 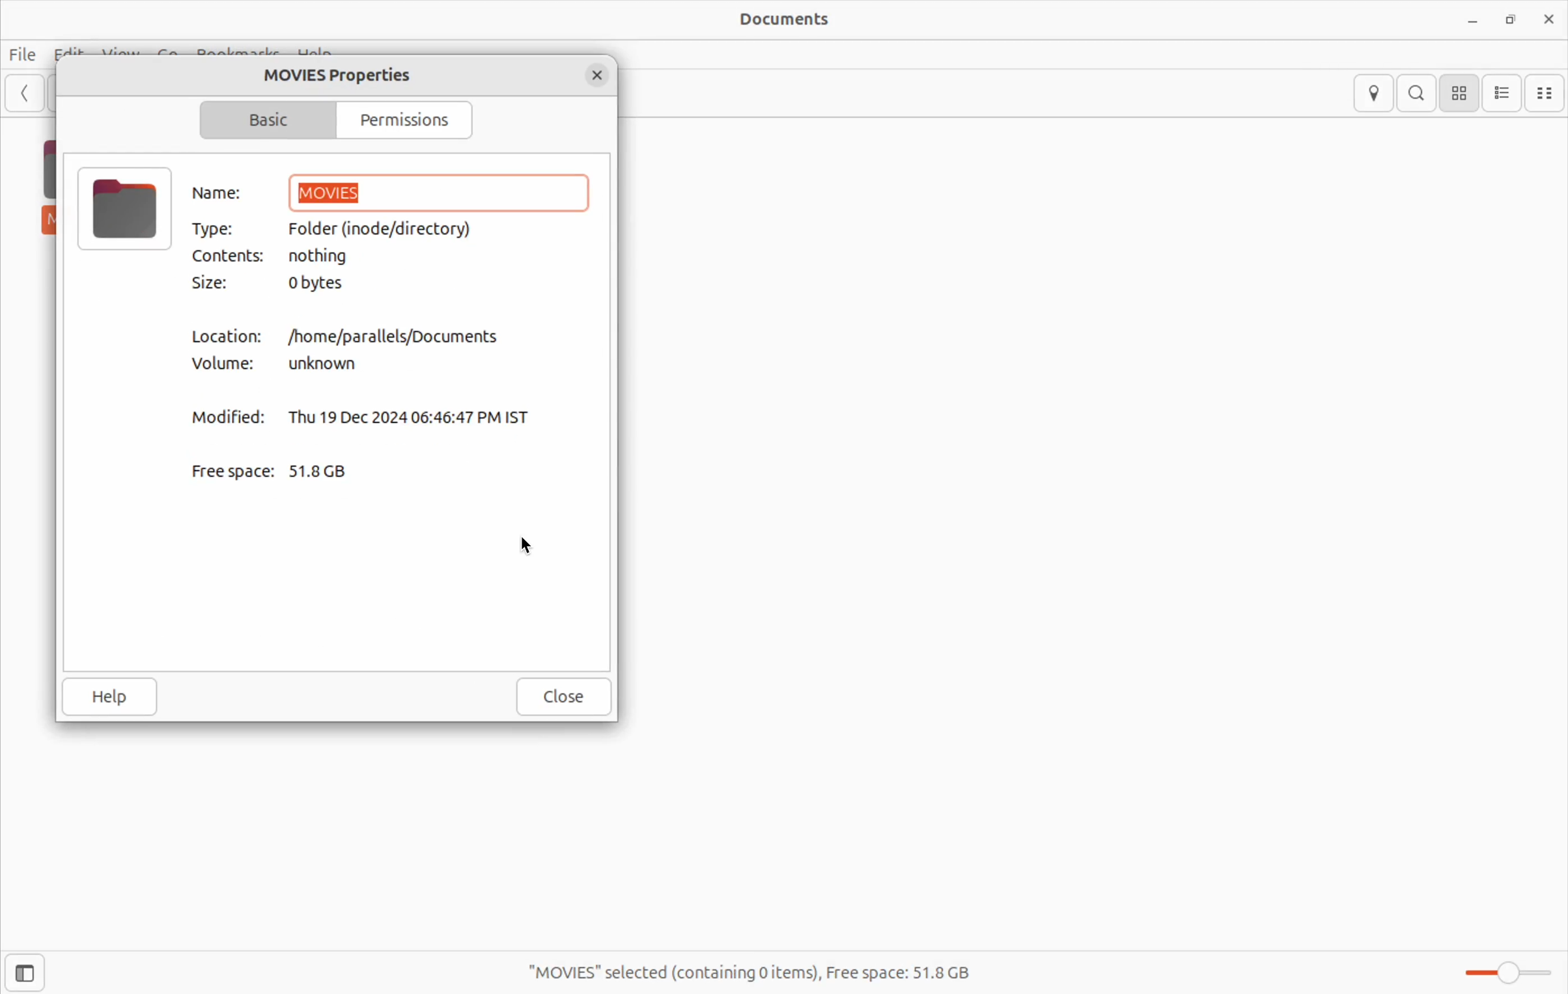 What do you see at coordinates (217, 227) in the screenshot?
I see `type` at bounding box center [217, 227].